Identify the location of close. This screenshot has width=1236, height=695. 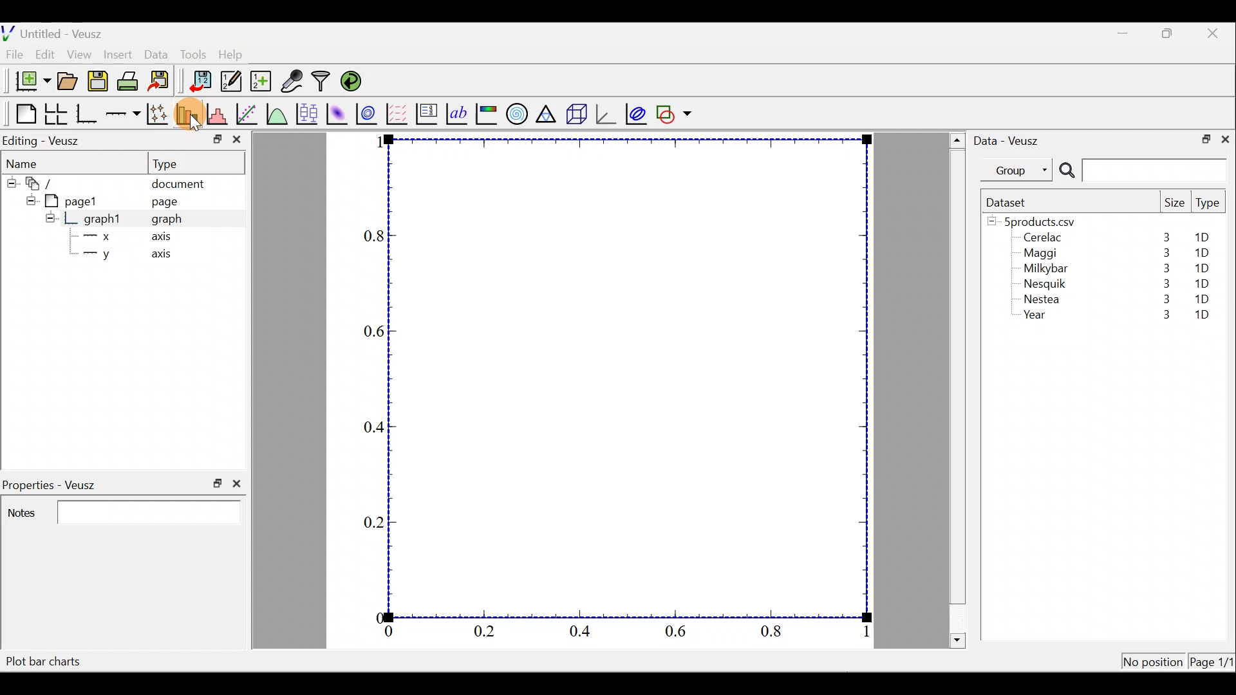
(1225, 138).